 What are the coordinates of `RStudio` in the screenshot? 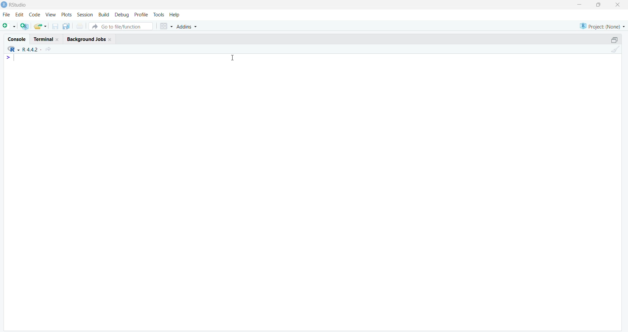 It's located at (14, 6).